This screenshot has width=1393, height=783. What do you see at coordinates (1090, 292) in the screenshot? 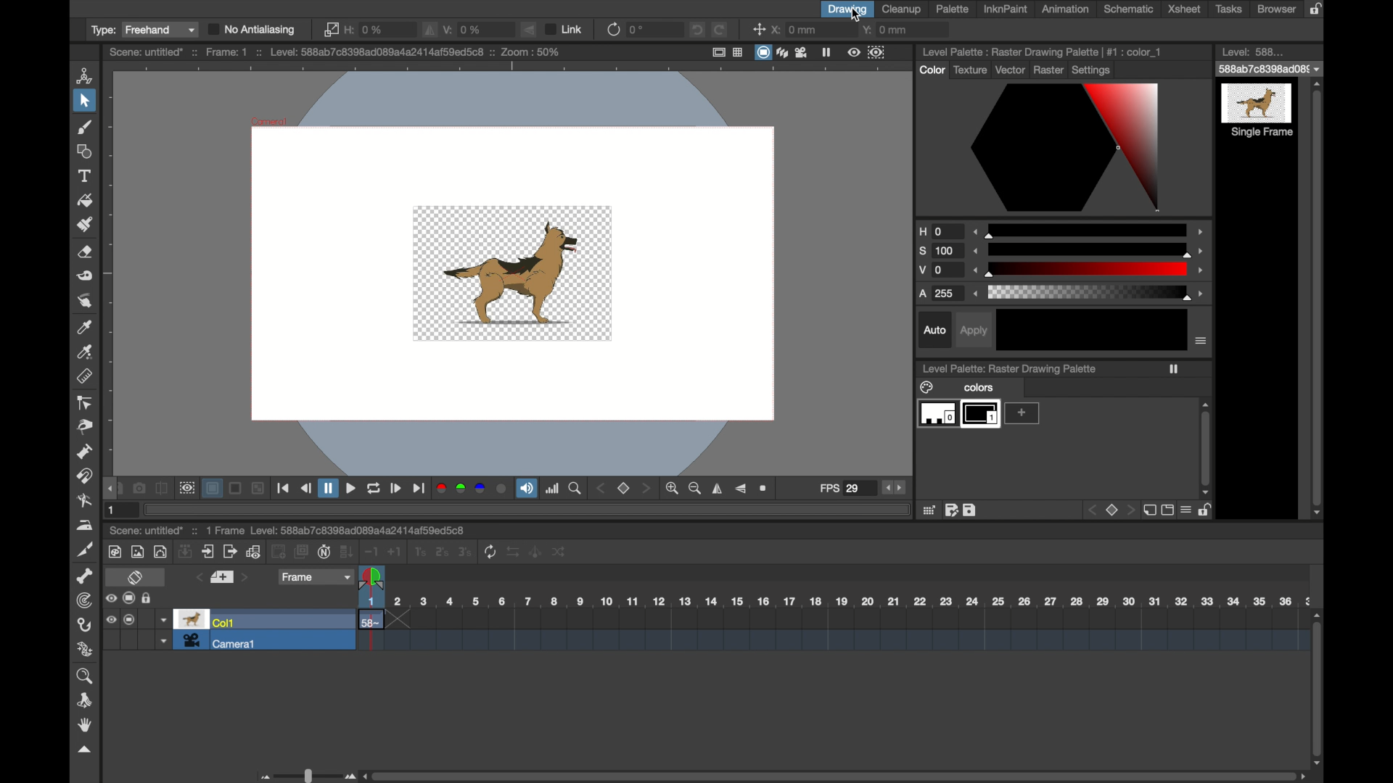
I see `slider` at bounding box center [1090, 292].